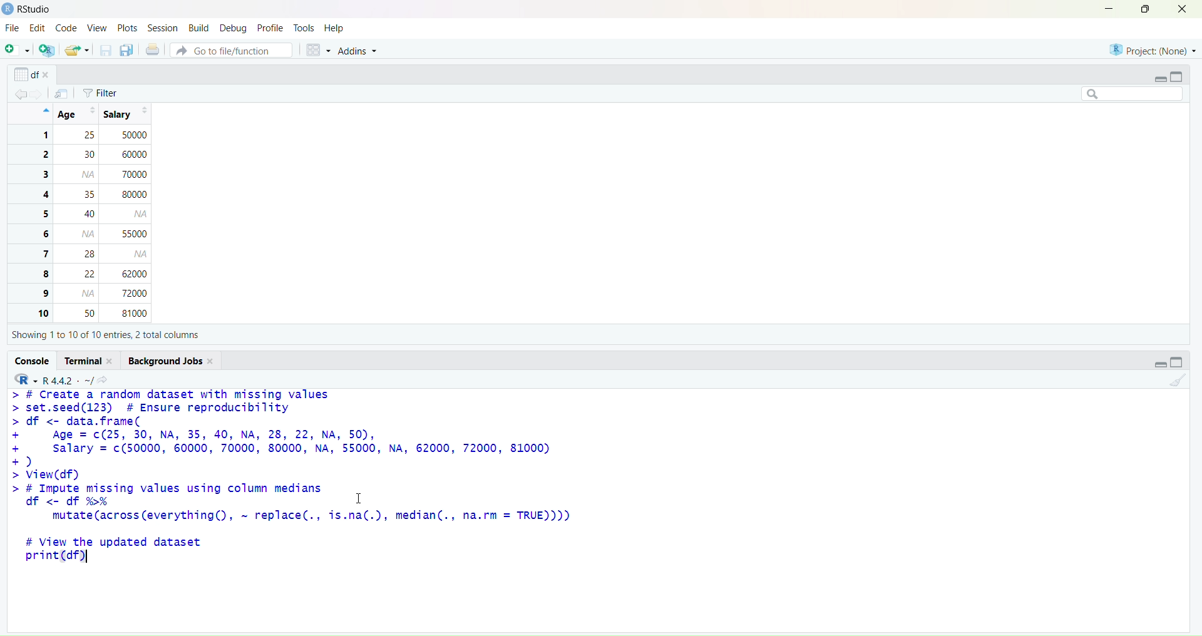  Describe the element at coordinates (163, 29) in the screenshot. I see `session` at that location.